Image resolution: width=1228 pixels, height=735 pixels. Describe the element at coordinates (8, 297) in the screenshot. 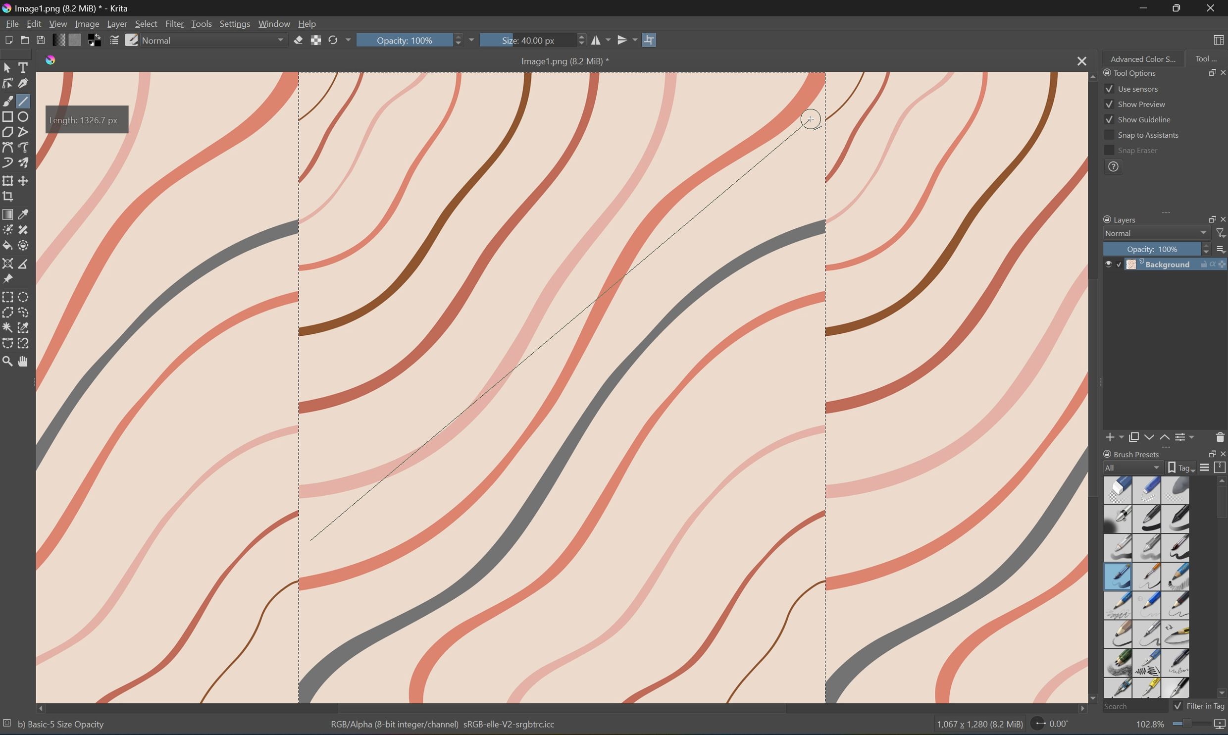

I see `Rectangular selection` at that location.